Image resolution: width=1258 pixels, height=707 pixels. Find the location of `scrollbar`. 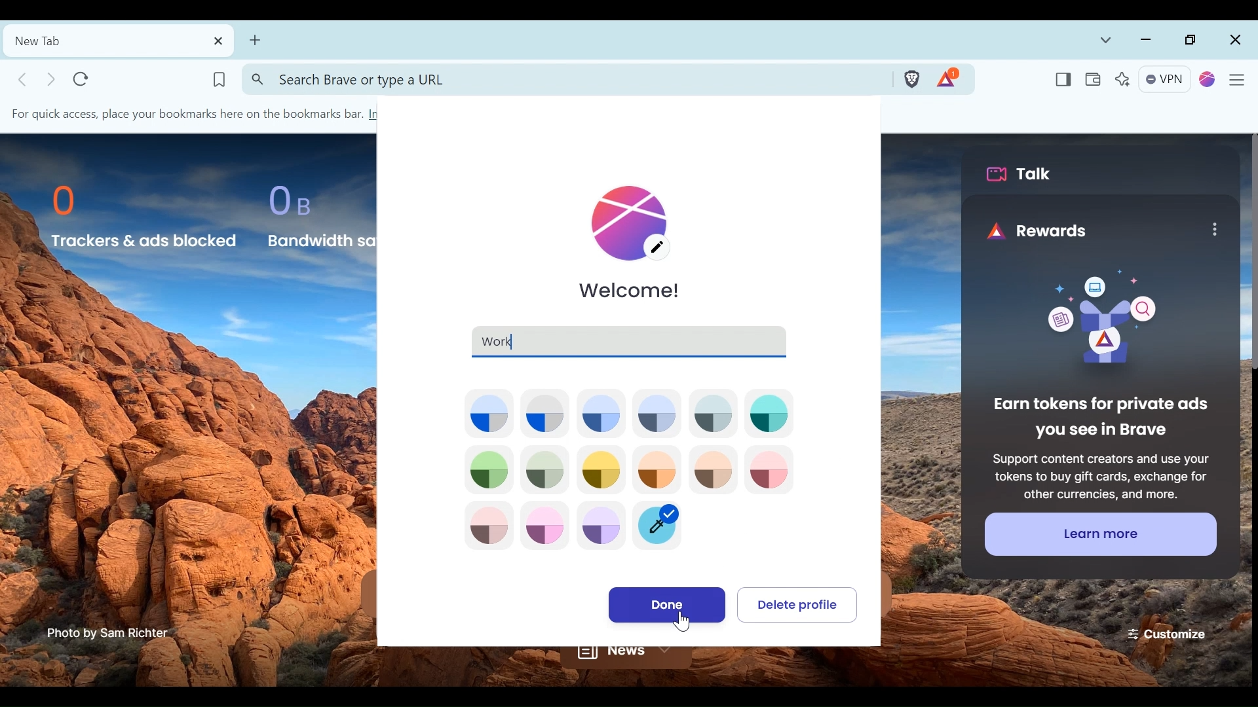

scrollbar is located at coordinates (1249, 255).